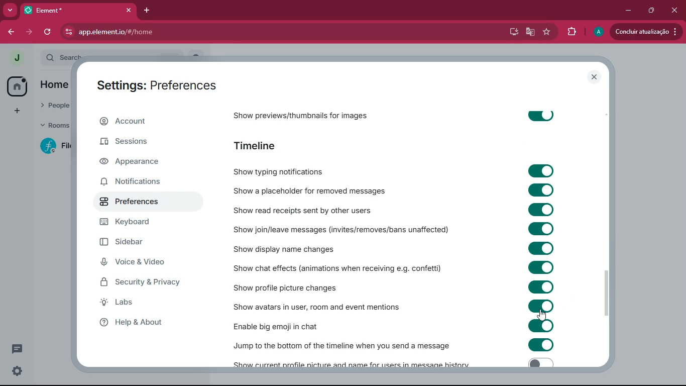 The width and height of the screenshot is (686, 386). Describe the element at coordinates (354, 363) in the screenshot. I see `show current profile picture and name for users in message history` at that location.